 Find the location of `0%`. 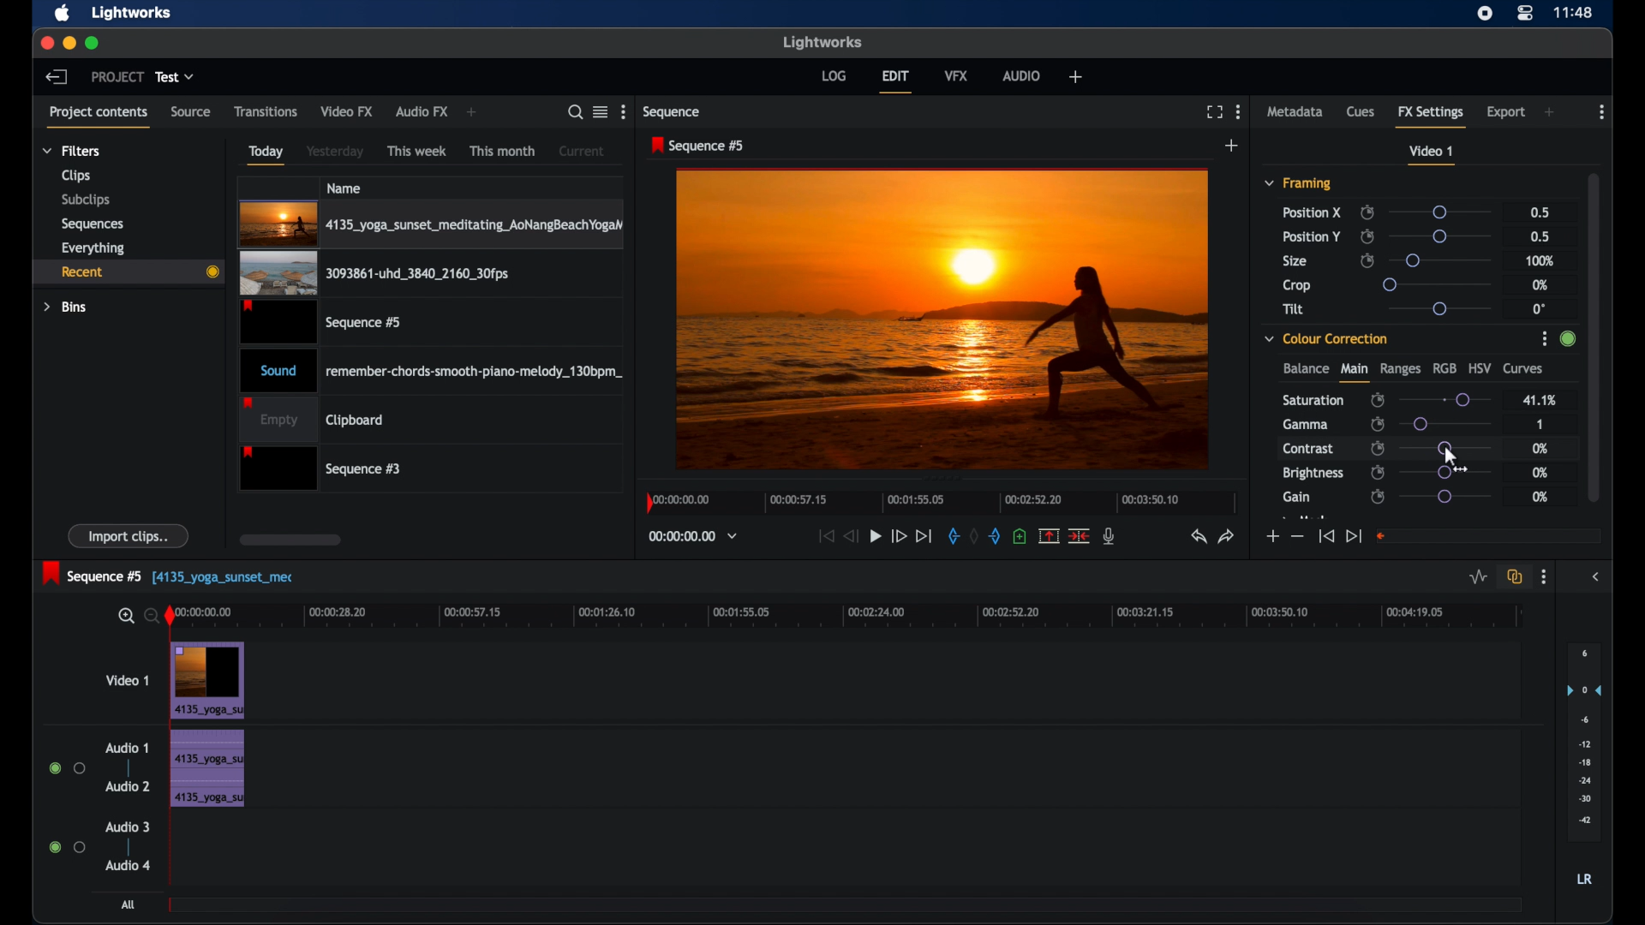

0% is located at coordinates (1538, 450).